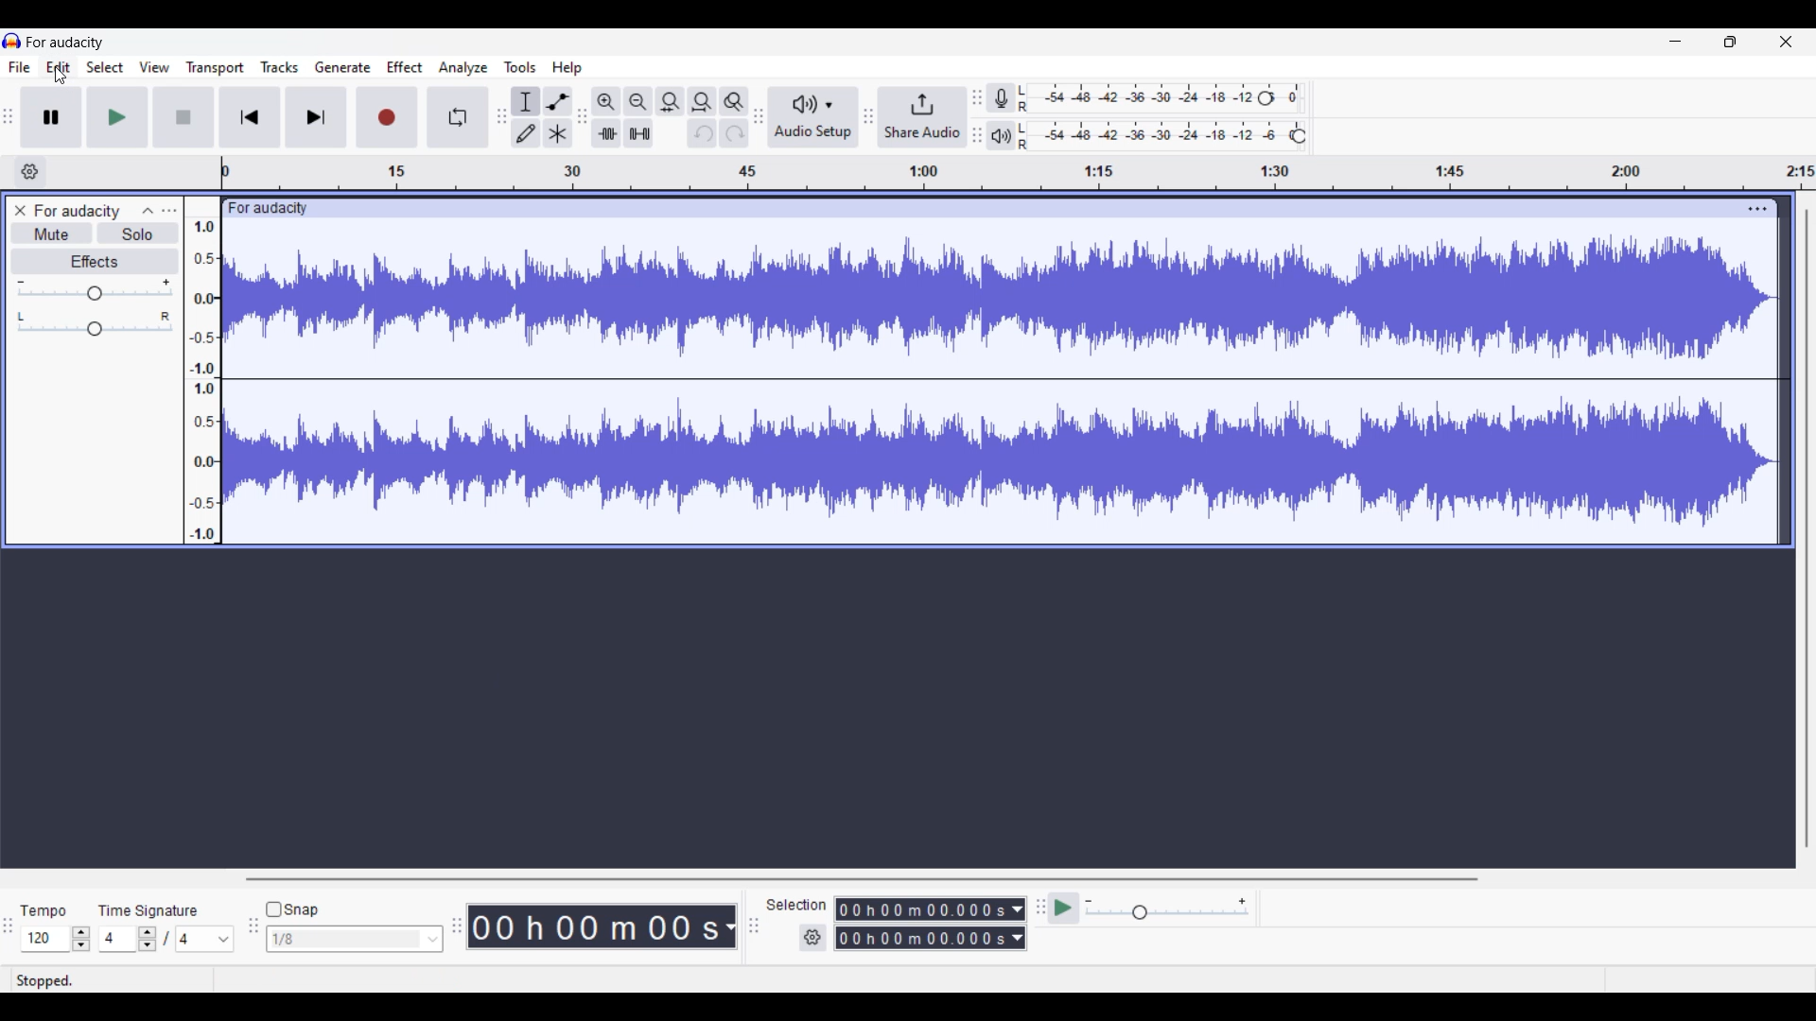 The width and height of the screenshot is (1816, 1021). Describe the element at coordinates (80, 939) in the screenshot. I see `Increase/Decrease Tempo` at that location.